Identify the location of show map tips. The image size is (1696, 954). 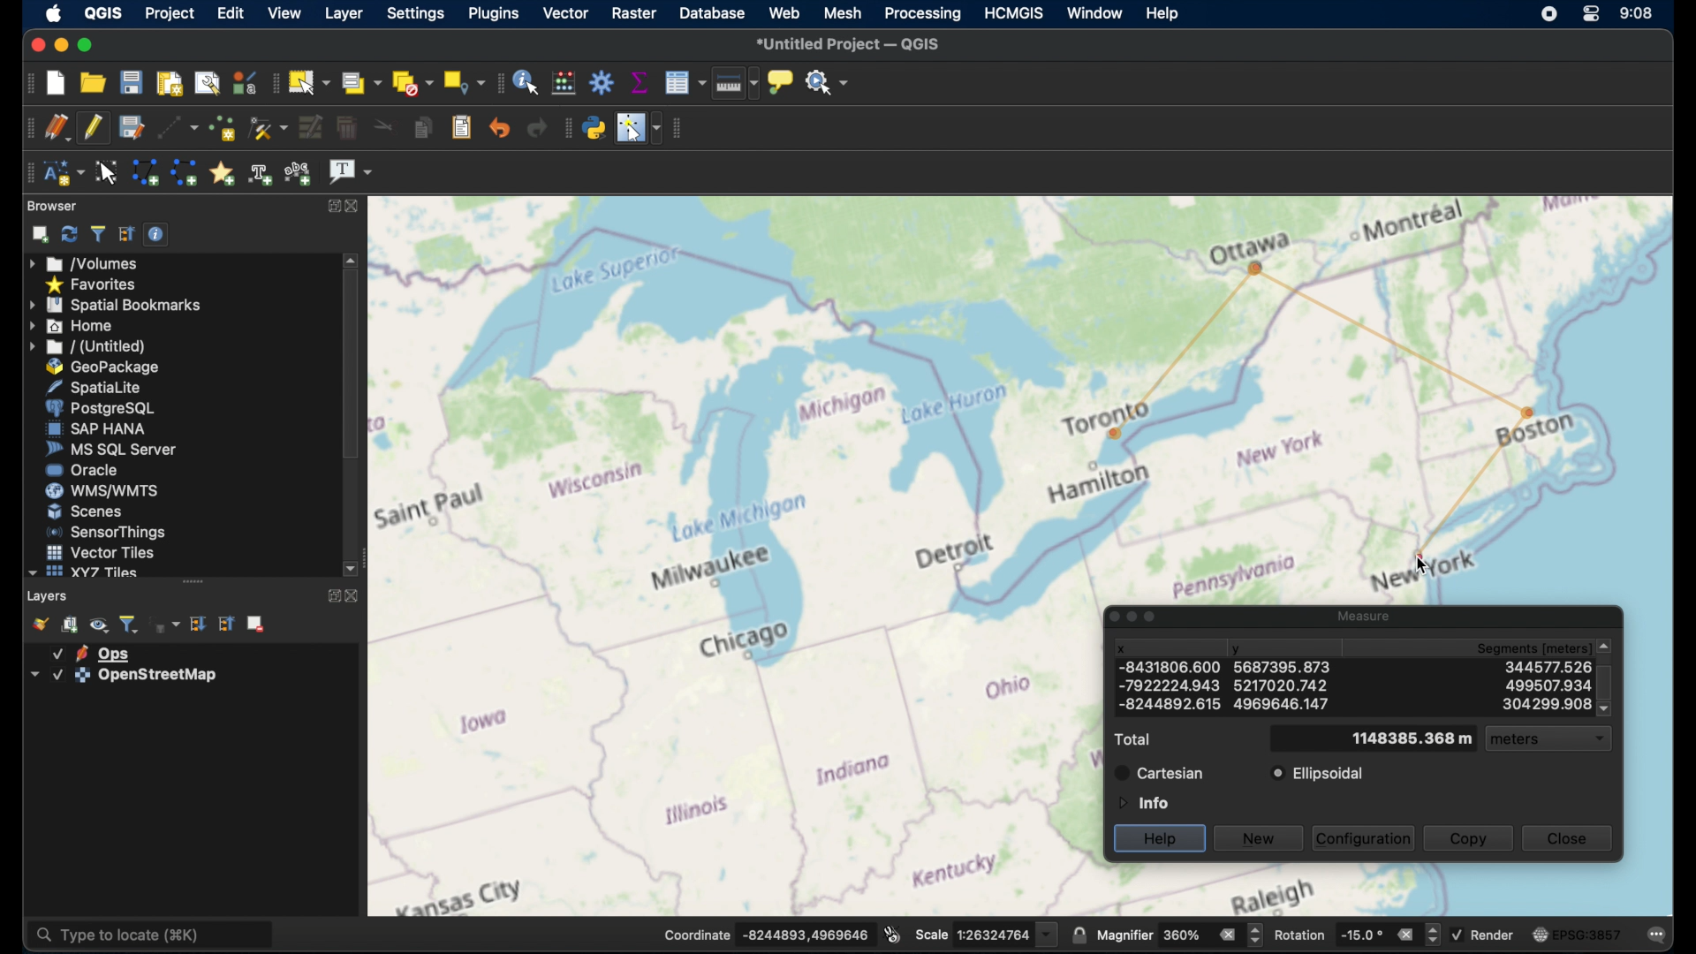
(783, 83).